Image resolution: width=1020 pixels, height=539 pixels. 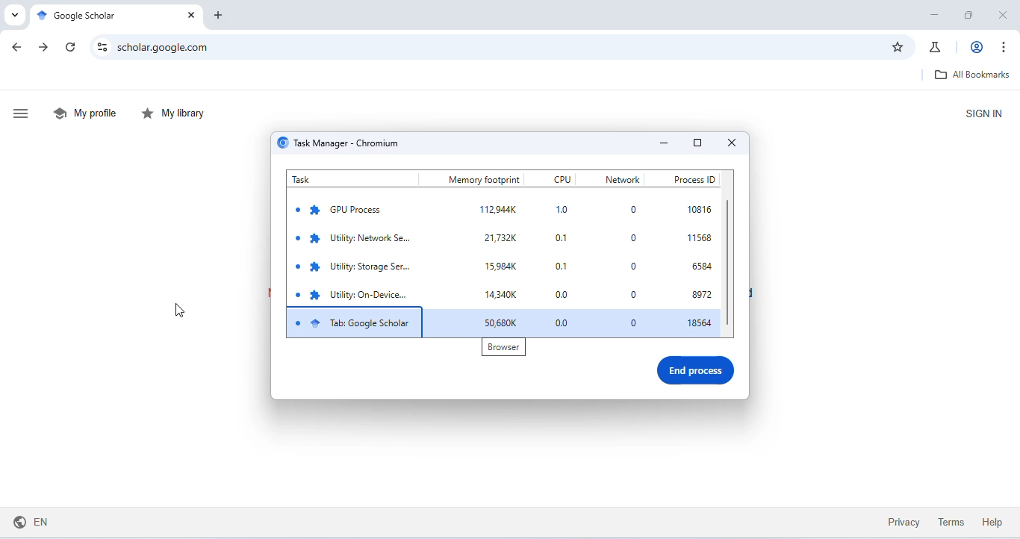 What do you see at coordinates (190, 15) in the screenshot?
I see `close` at bounding box center [190, 15].